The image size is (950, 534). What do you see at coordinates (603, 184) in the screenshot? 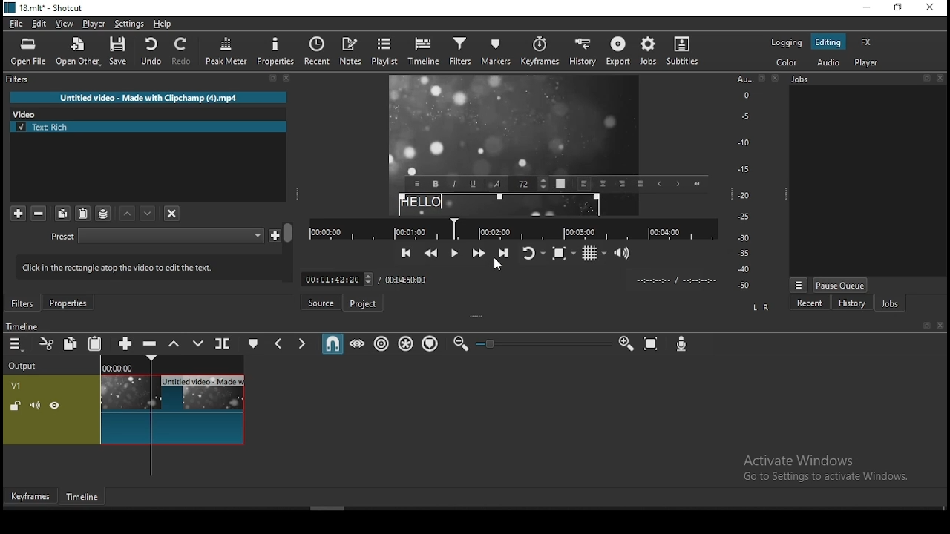
I see `Center Align` at bounding box center [603, 184].